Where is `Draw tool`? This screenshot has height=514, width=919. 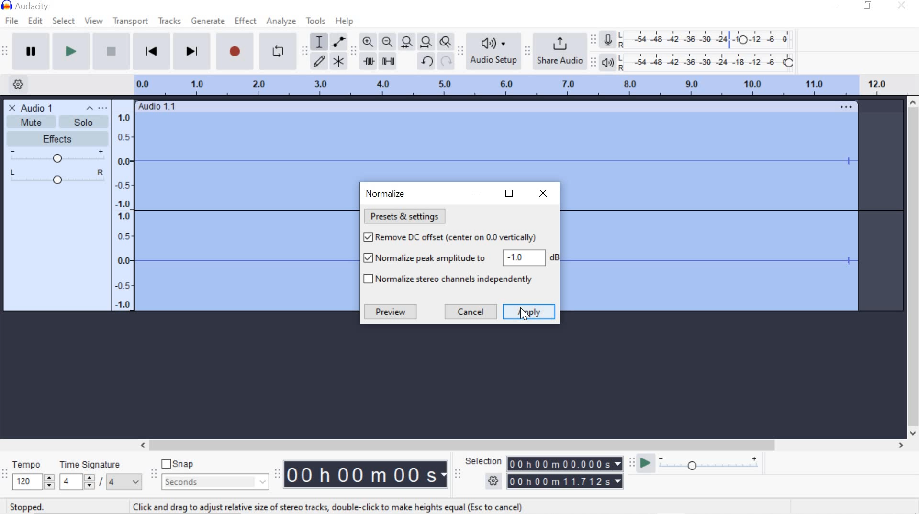 Draw tool is located at coordinates (319, 60).